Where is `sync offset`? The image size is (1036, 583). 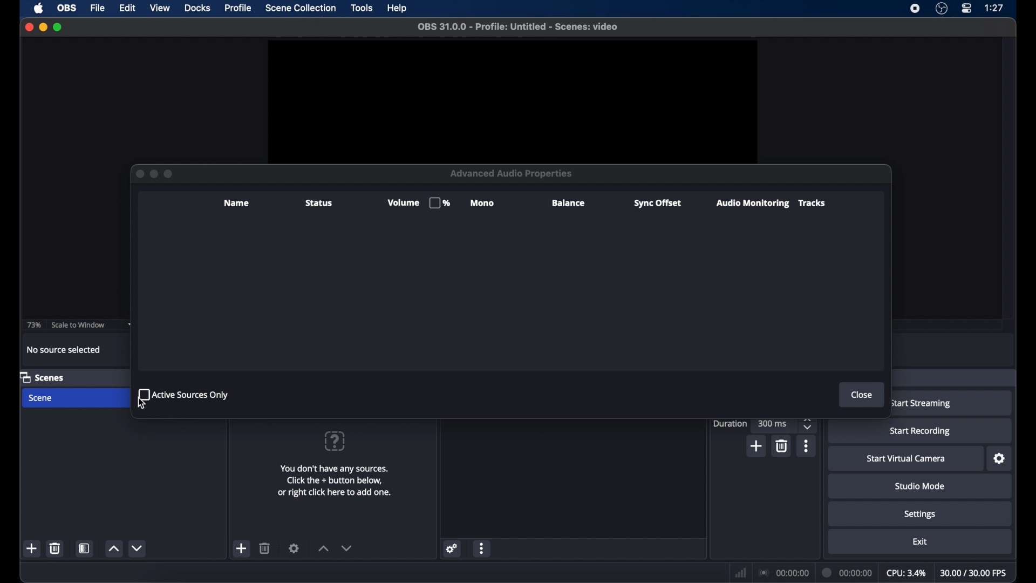
sync offset is located at coordinates (657, 204).